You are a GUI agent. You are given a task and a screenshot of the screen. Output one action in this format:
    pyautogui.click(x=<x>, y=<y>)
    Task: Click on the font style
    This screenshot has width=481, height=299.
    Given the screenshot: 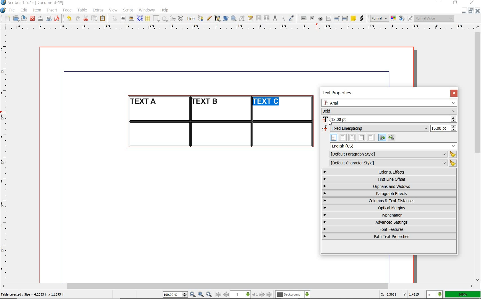 What is the action you would take?
    pyautogui.click(x=389, y=111)
    